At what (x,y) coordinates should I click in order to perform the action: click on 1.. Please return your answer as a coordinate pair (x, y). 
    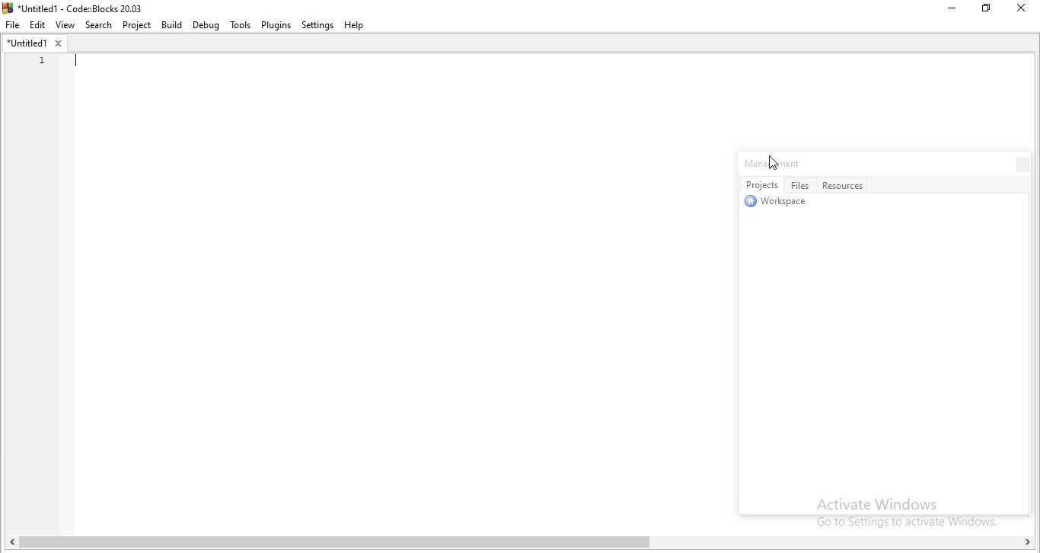
    Looking at the image, I should click on (37, 60).